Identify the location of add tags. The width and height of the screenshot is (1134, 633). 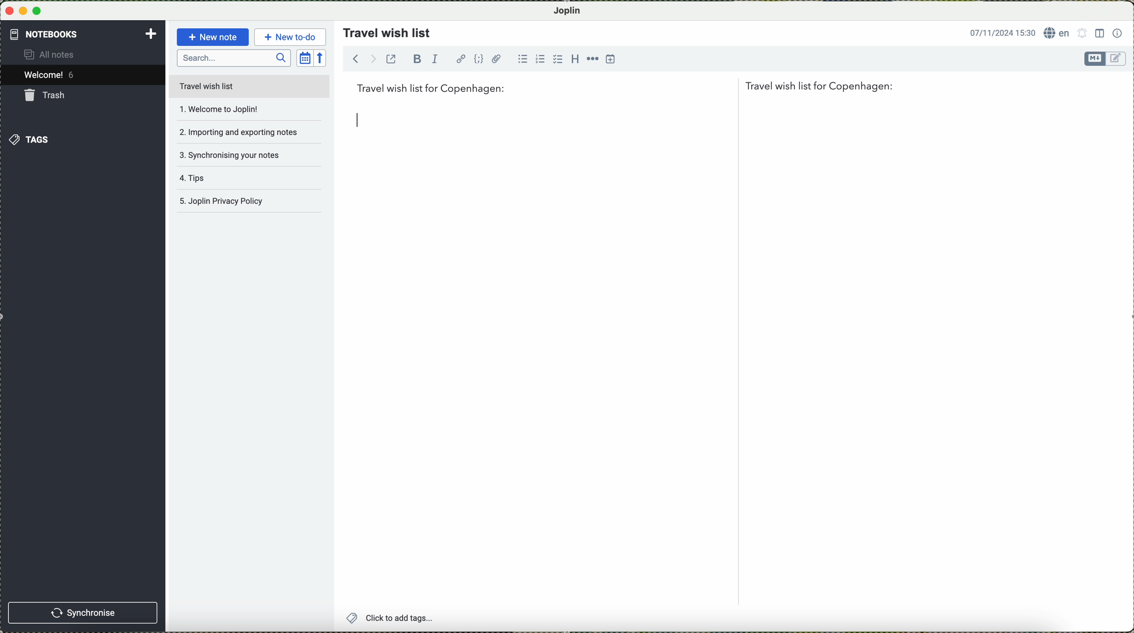
(389, 618).